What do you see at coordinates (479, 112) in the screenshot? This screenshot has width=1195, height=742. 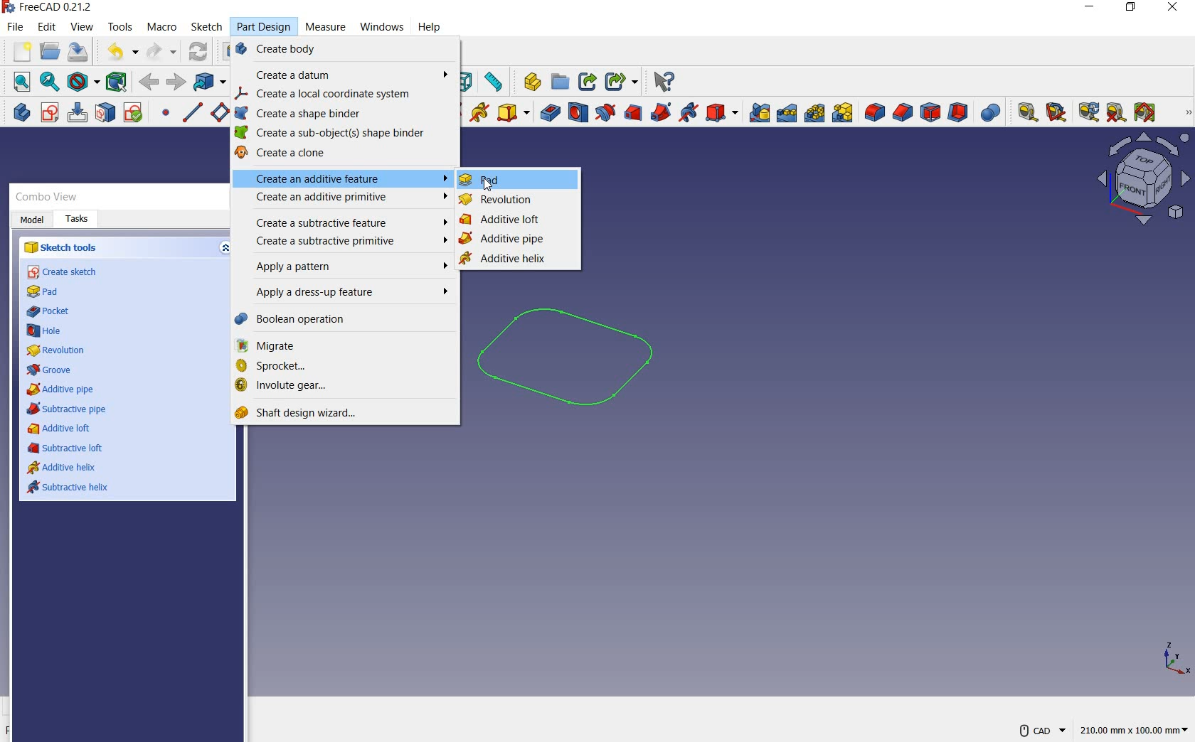 I see `additive helix` at bounding box center [479, 112].